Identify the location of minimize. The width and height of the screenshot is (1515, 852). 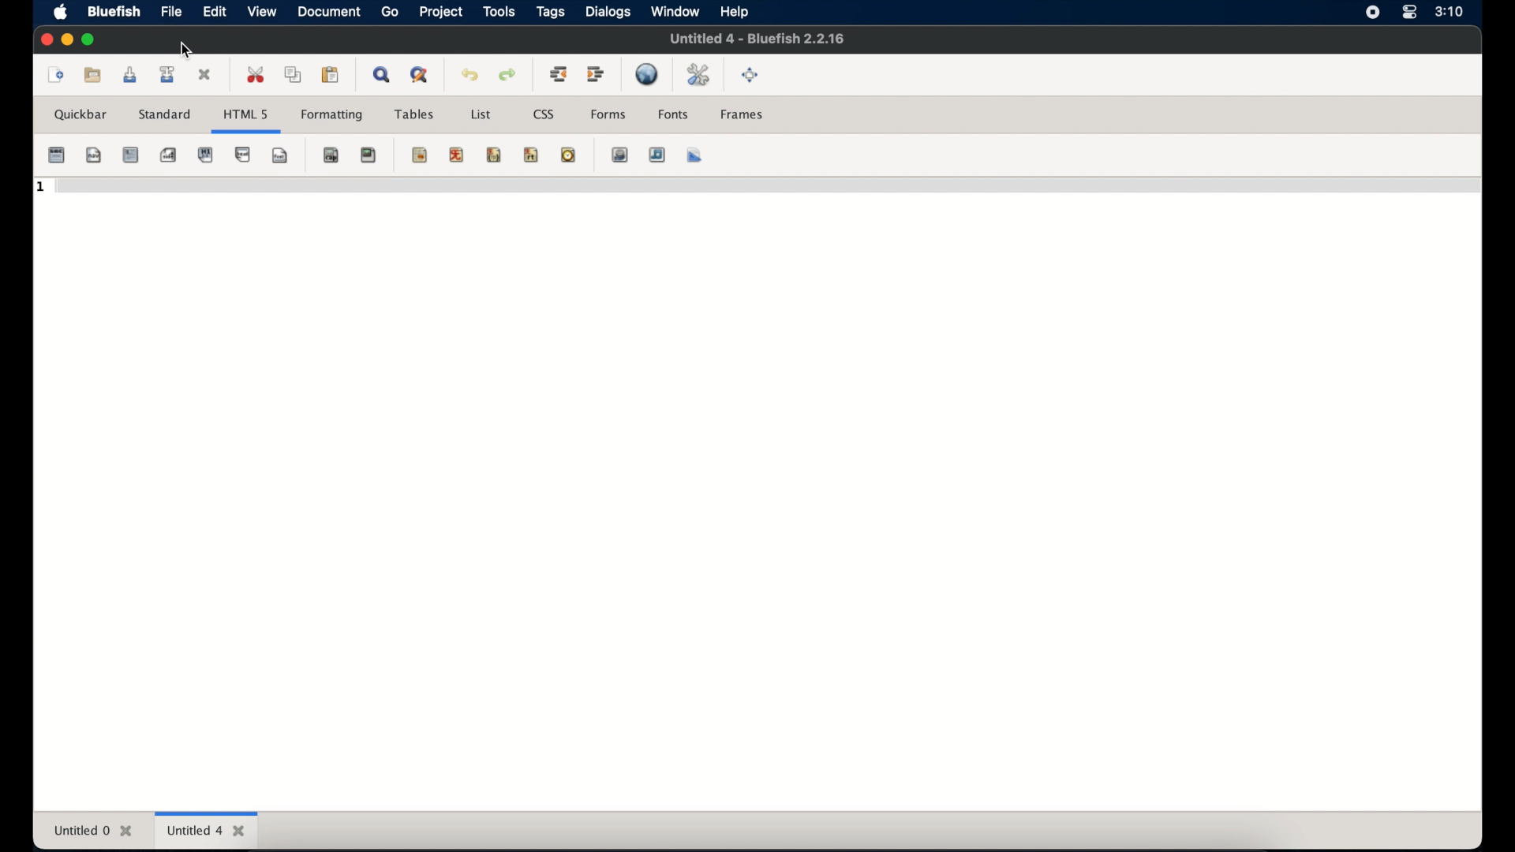
(66, 40).